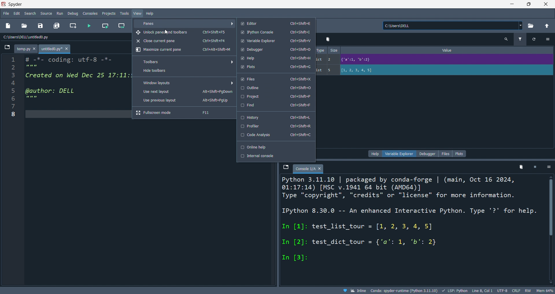 The image size is (555, 294). What do you see at coordinates (545, 291) in the screenshot?
I see `memory usage` at bounding box center [545, 291].